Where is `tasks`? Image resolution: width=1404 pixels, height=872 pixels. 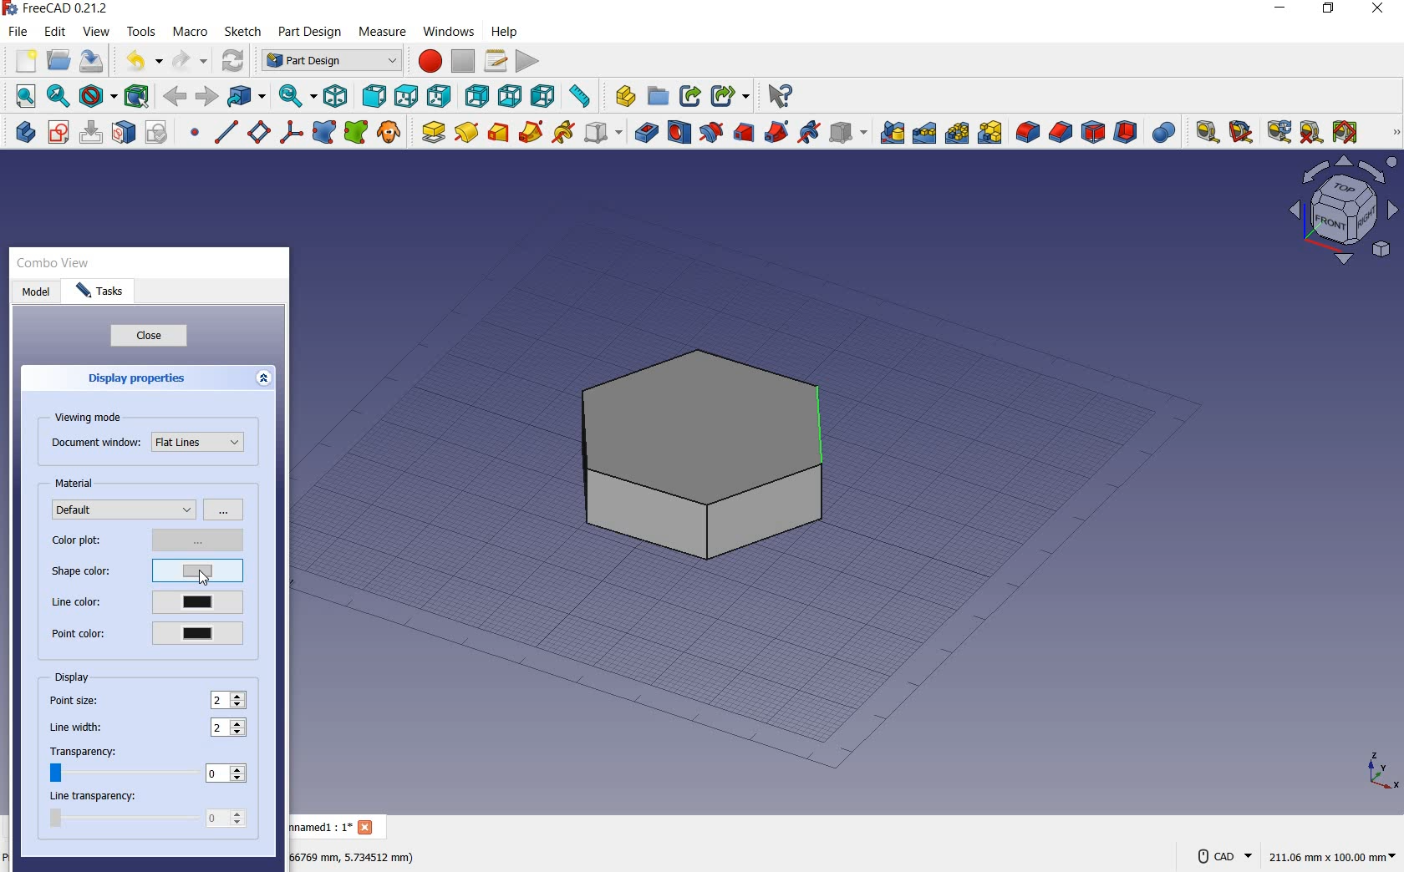 tasks is located at coordinates (109, 294).